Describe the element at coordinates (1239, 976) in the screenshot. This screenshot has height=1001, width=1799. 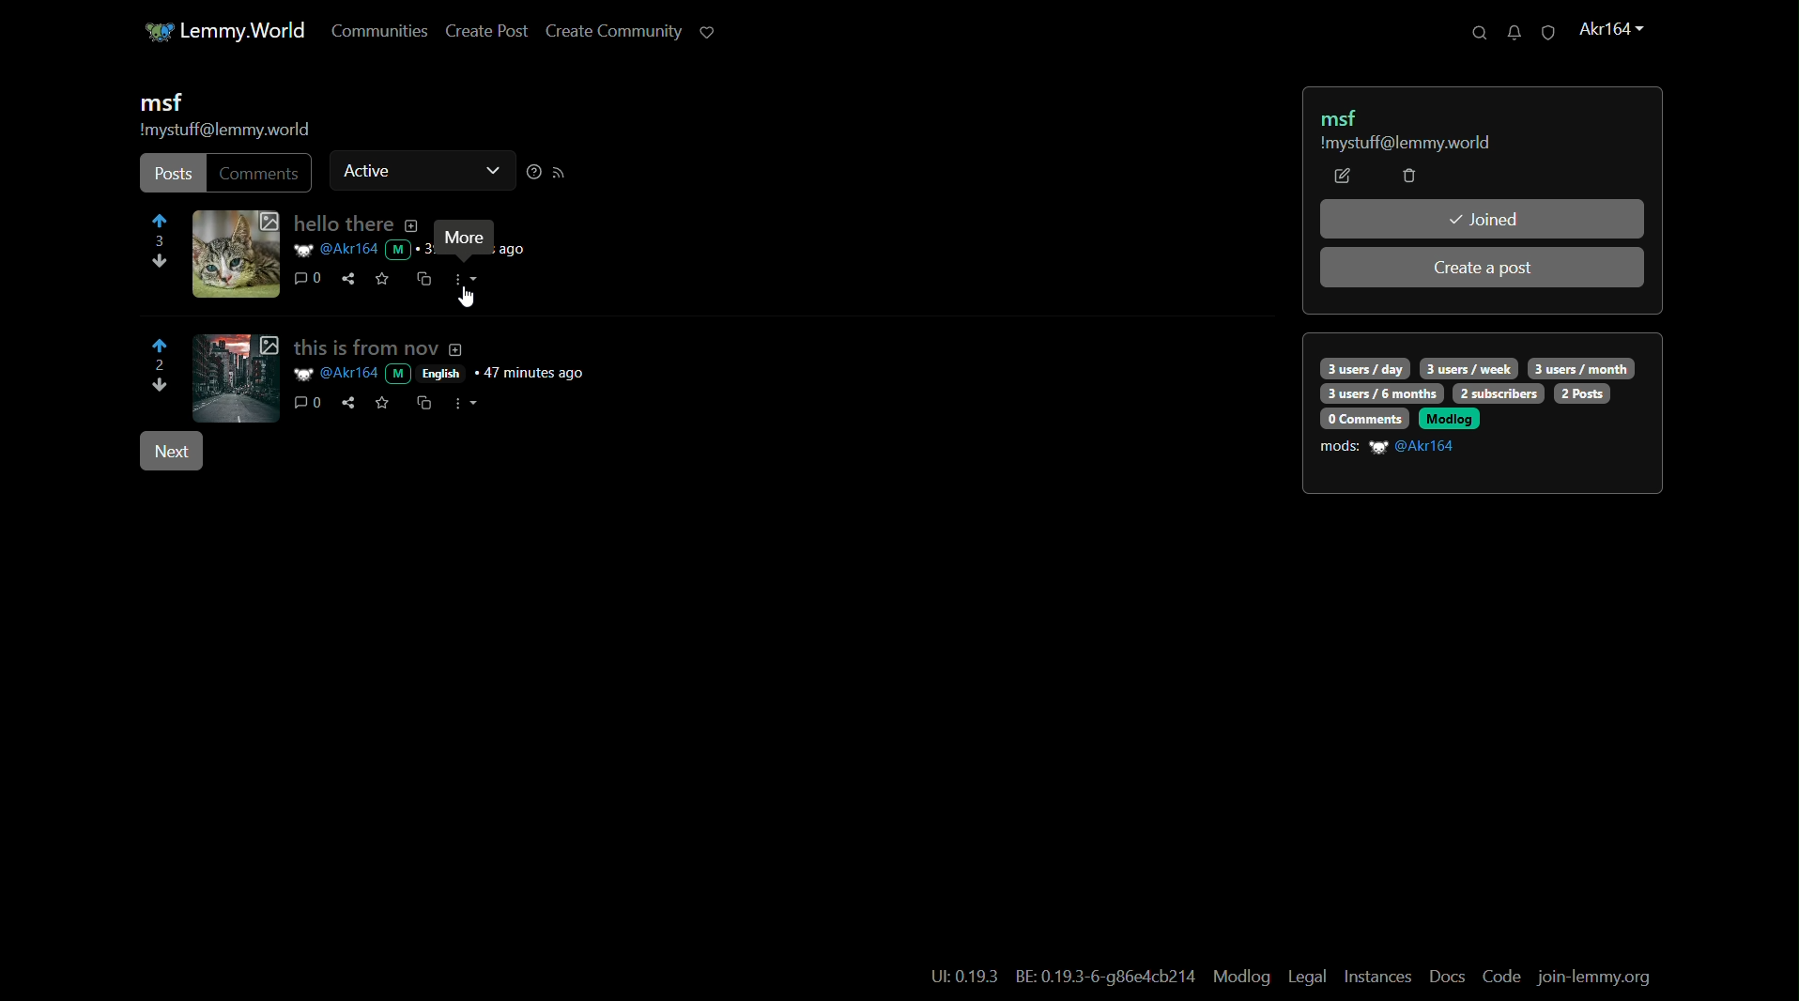
I see `modlog` at that location.